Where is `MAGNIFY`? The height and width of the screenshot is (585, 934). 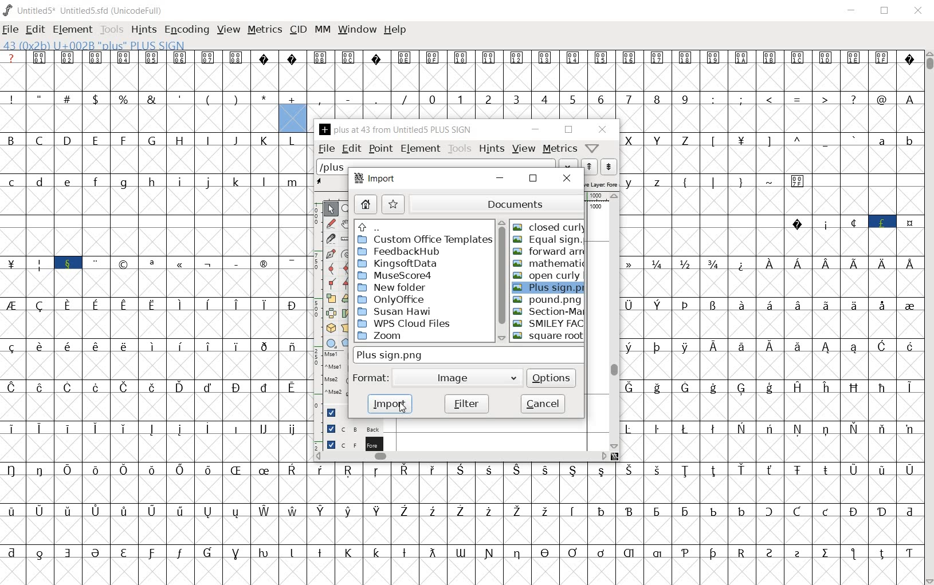
MAGNIFY is located at coordinates (347, 210).